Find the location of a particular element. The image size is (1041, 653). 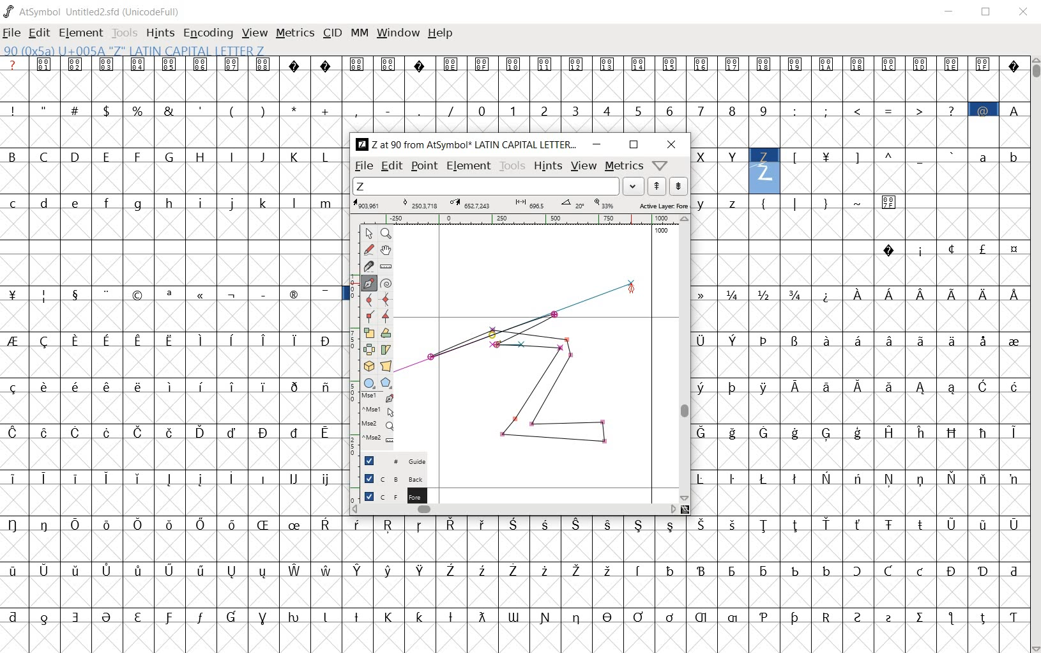

add a curve point always either horizontal or vertical is located at coordinates (386, 298).